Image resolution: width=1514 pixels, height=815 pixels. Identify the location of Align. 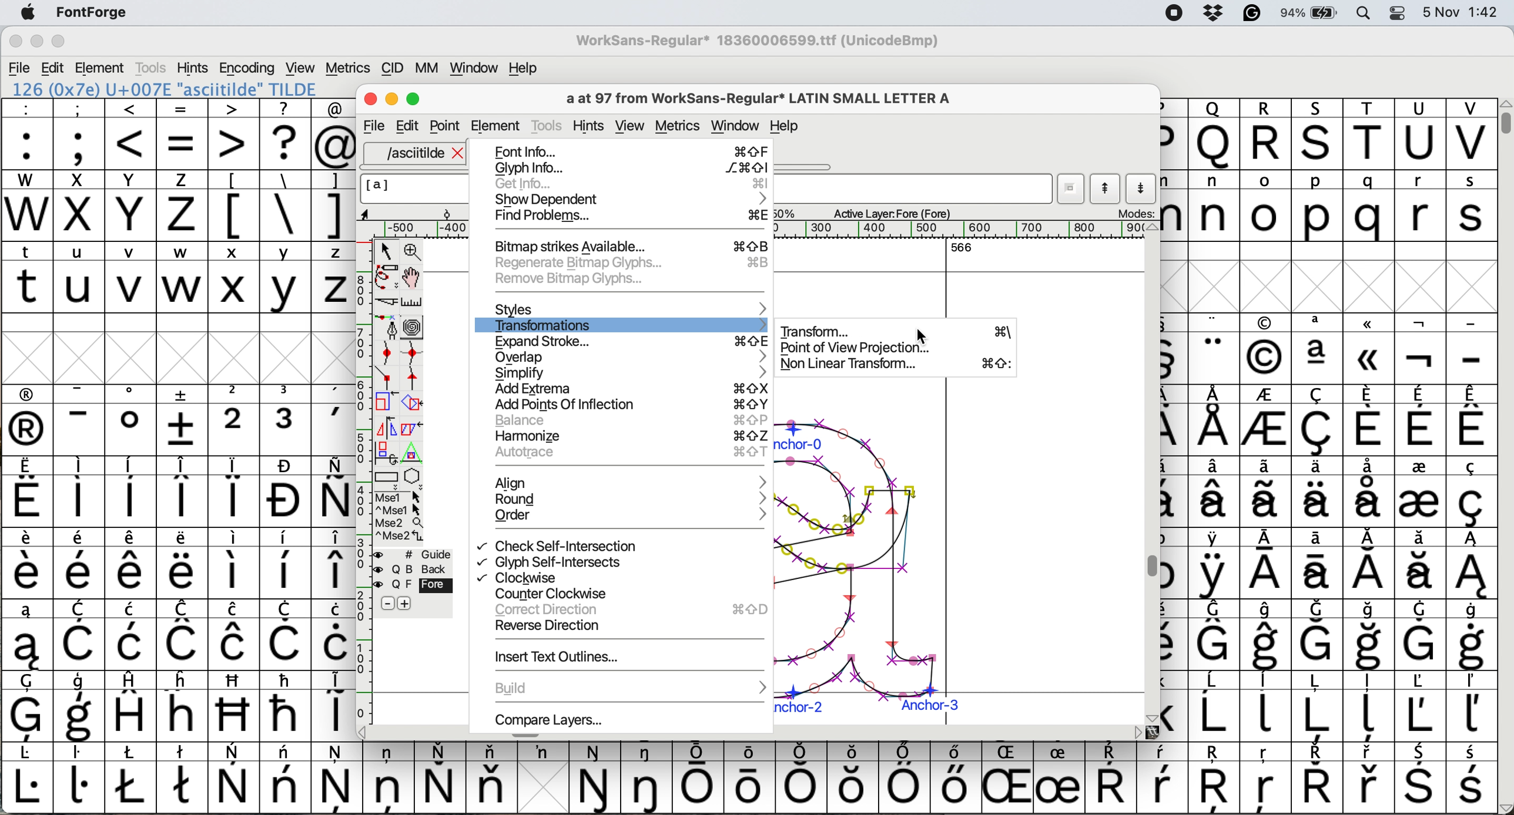
(632, 481).